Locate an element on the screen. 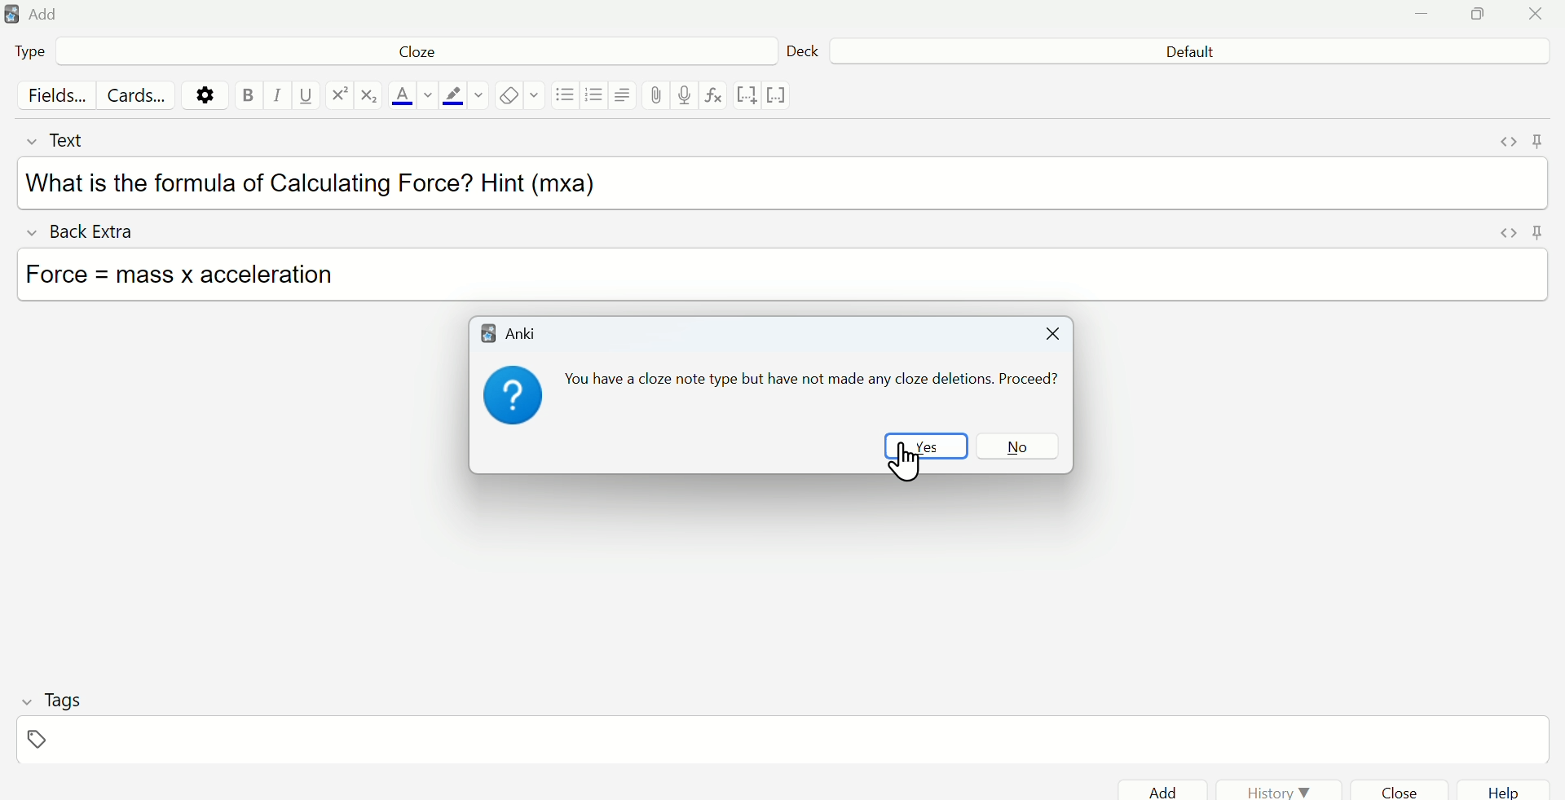 The width and height of the screenshot is (1565, 800). Close is located at coordinates (1051, 334).